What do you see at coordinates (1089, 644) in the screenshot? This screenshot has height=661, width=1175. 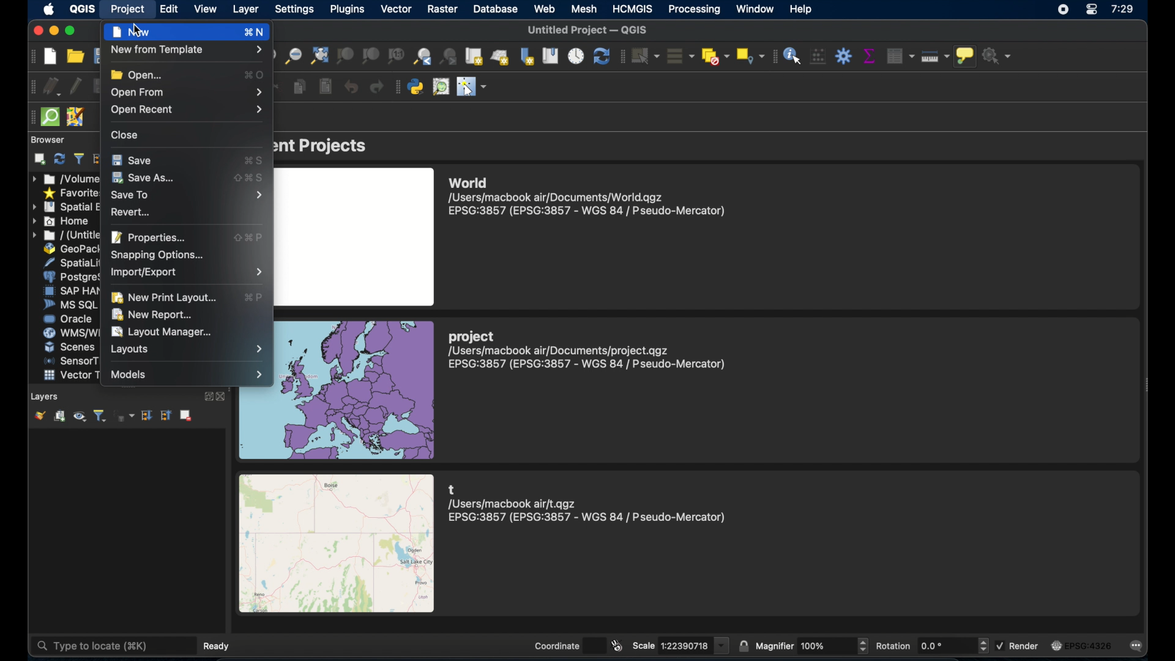 I see `EPSG:4326` at bounding box center [1089, 644].